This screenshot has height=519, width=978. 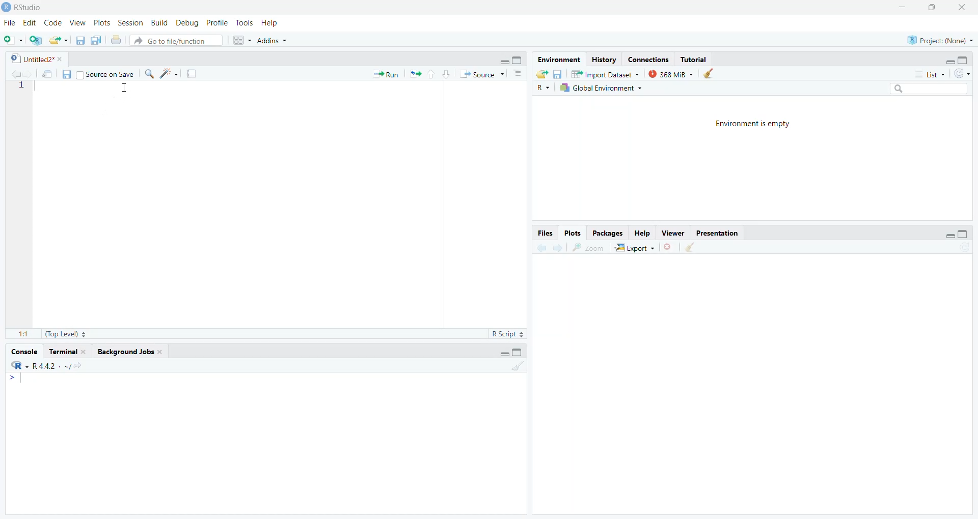 What do you see at coordinates (24, 8) in the screenshot?
I see `RStudio` at bounding box center [24, 8].